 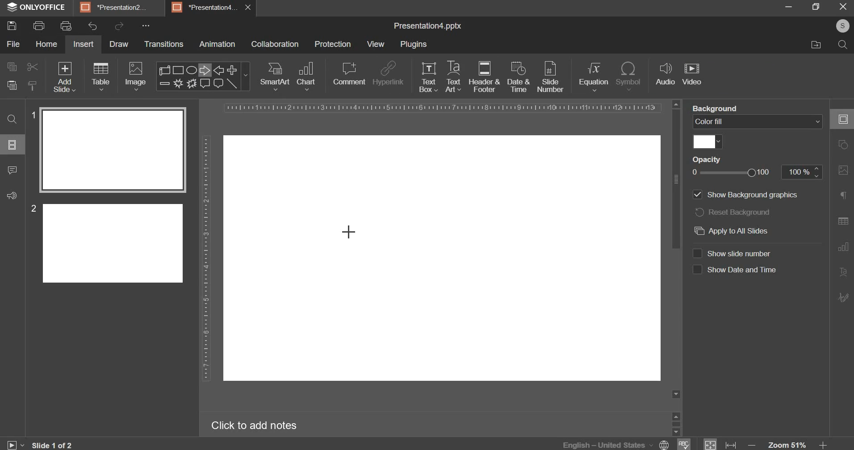 What do you see at coordinates (84, 44) in the screenshot?
I see `insert` at bounding box center [84, 44].